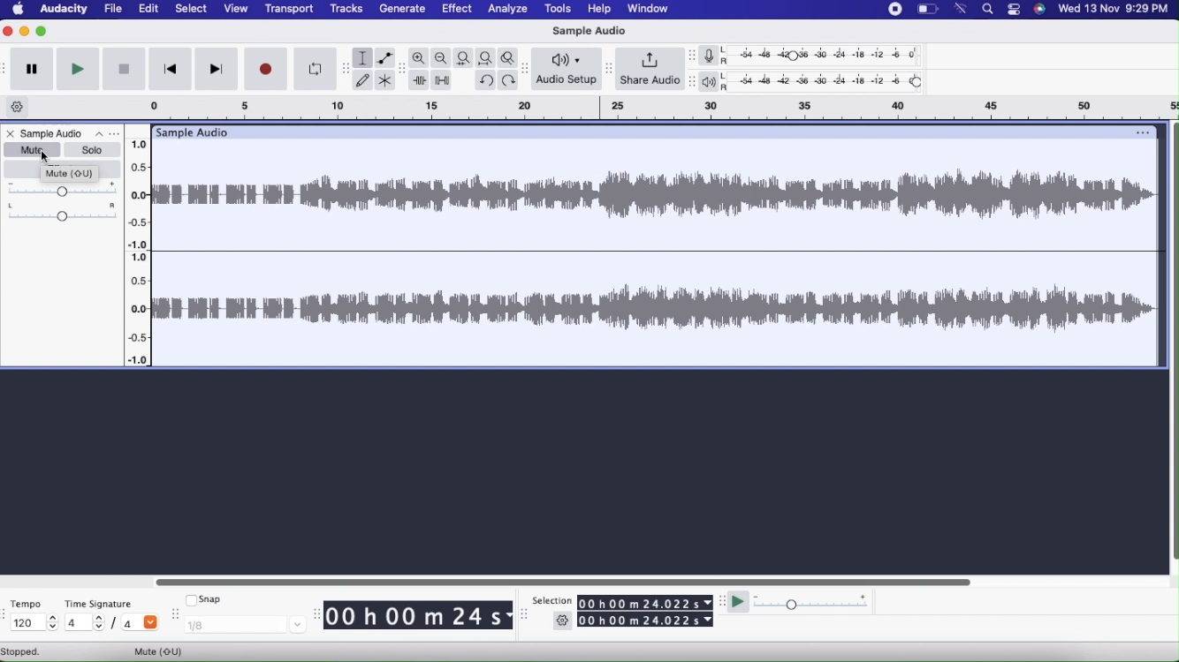 The image size is (1179, 662). What do you see at coordinates (24, 32) in the screenshot?
I see `Maximize` at bounding box center [24, 32].